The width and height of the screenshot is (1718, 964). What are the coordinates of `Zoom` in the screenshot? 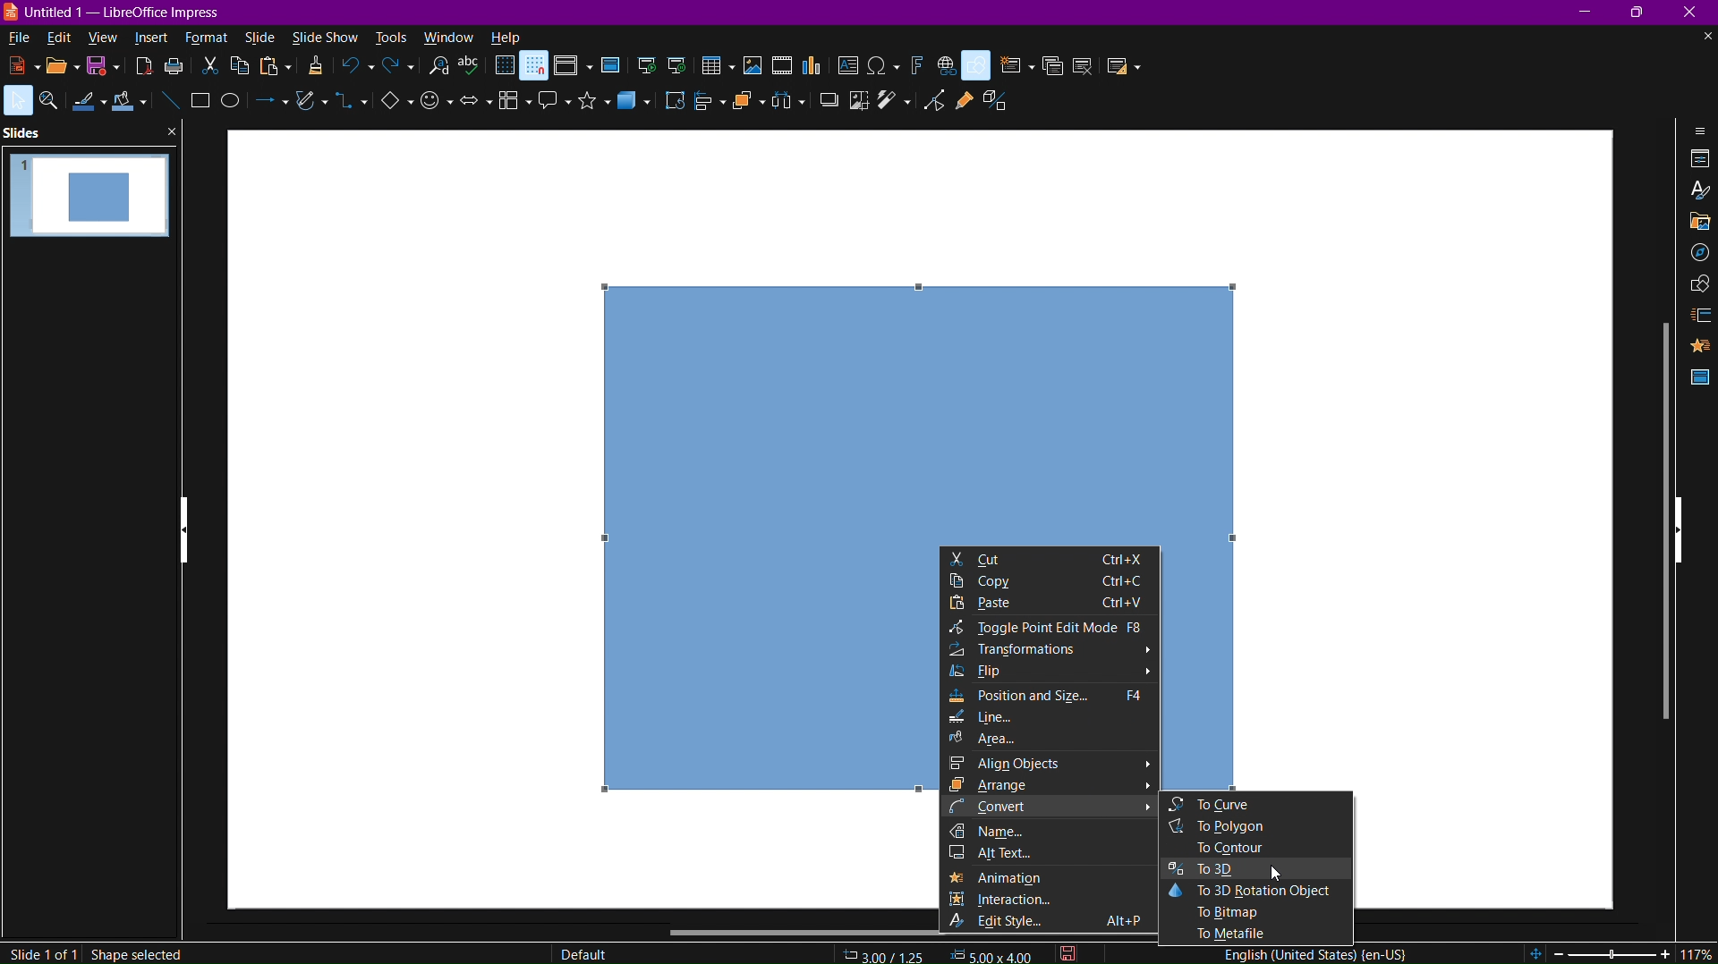 It's located at (50, 102).